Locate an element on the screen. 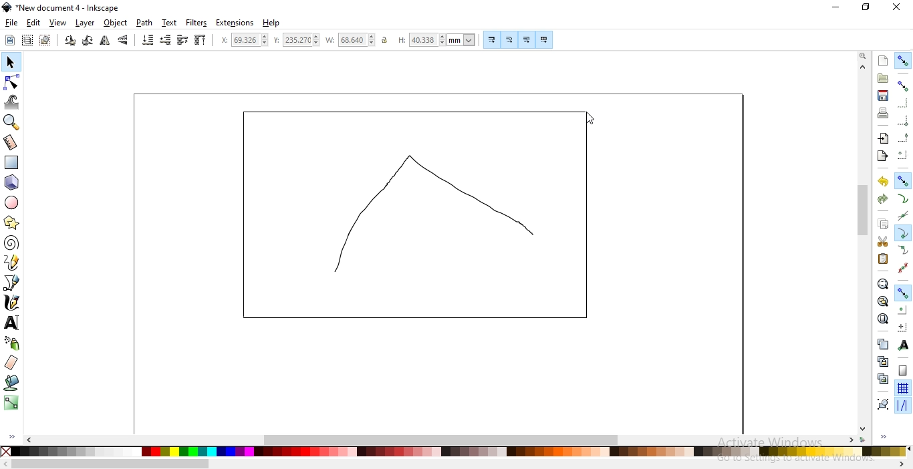 The height and width of the screenshot is (469, 913). object image is located at coordinates (416, 215).